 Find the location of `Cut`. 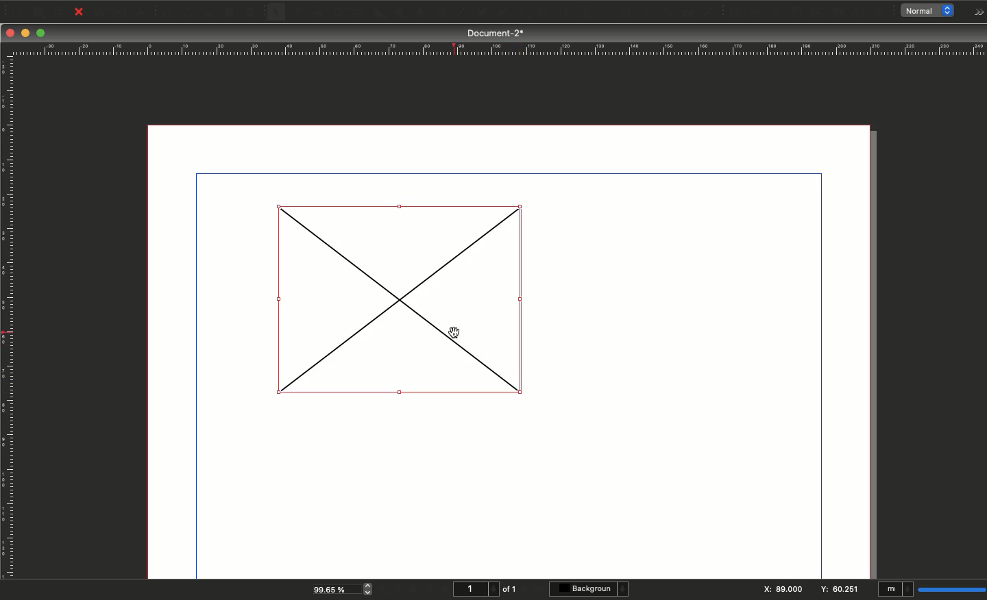

Cut is located at coordinates (208, 12).